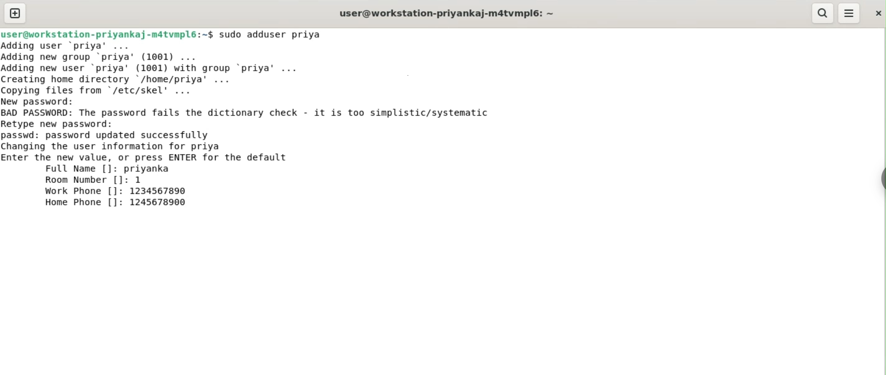  What do you see at coordinates (445, 13) in the screenshot?
I see `user@workstation-priyankaj-m4tvmpl6:~` at bounding box center [445, 13].